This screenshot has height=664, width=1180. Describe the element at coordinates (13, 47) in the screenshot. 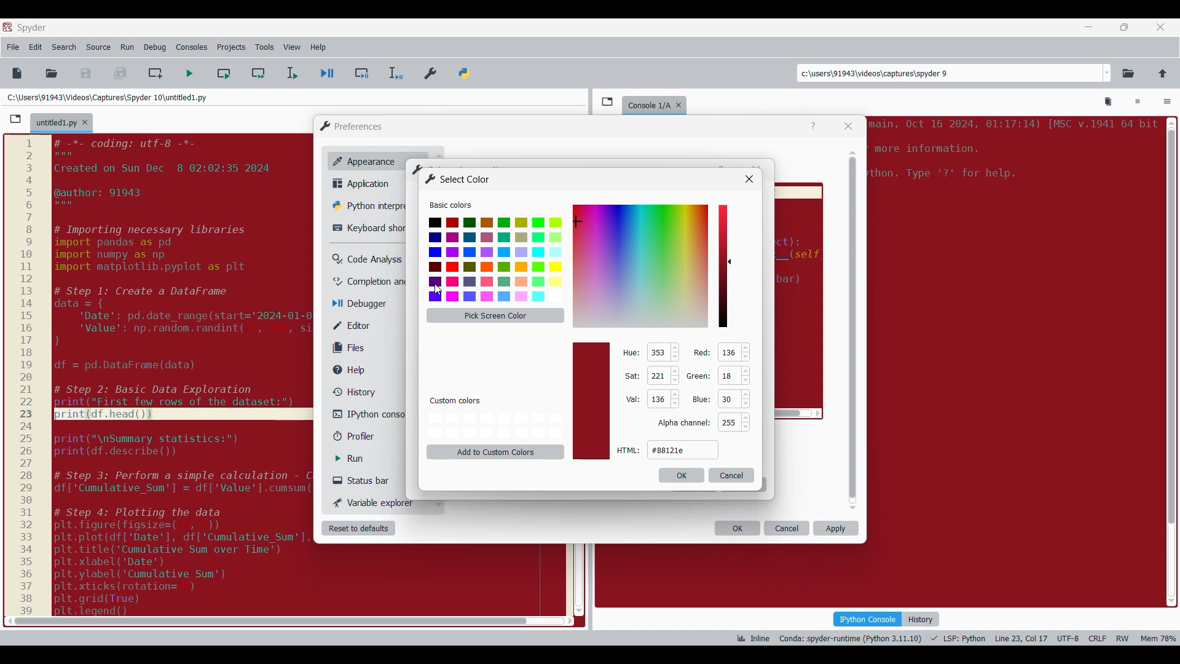

I see `File menu ` at that location.